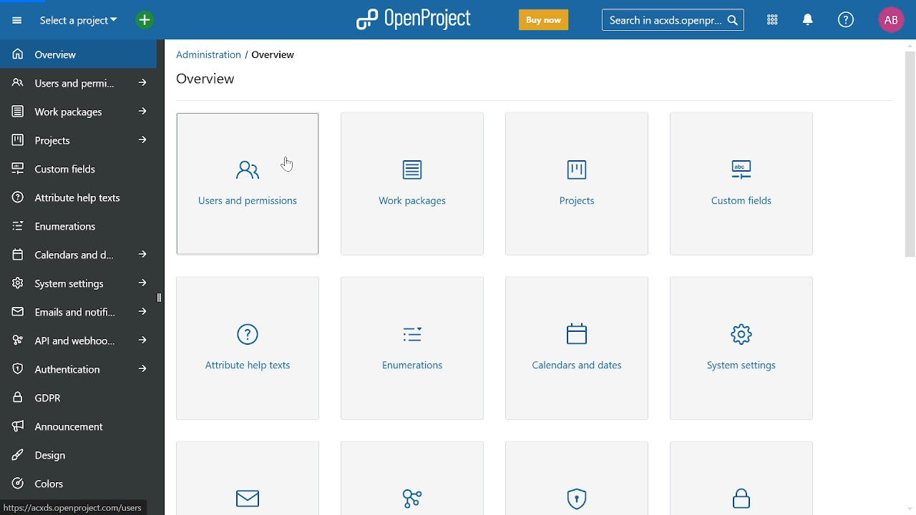  I want to click on Move down, so click(909, 510).